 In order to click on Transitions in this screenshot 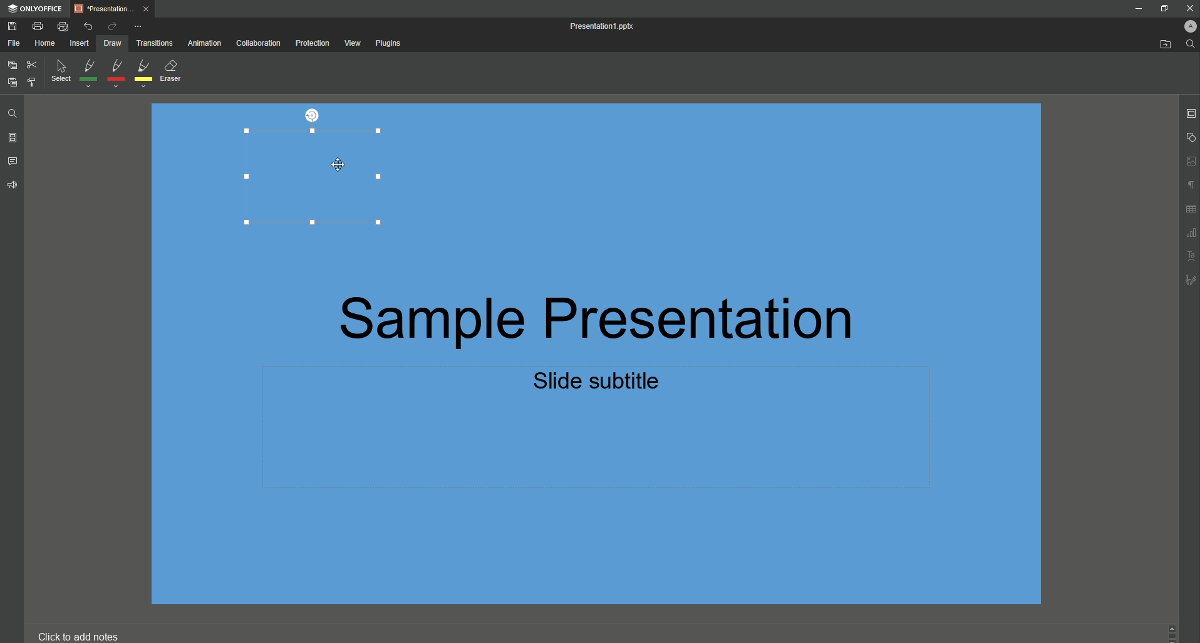, I will do `click(157, 44)`.